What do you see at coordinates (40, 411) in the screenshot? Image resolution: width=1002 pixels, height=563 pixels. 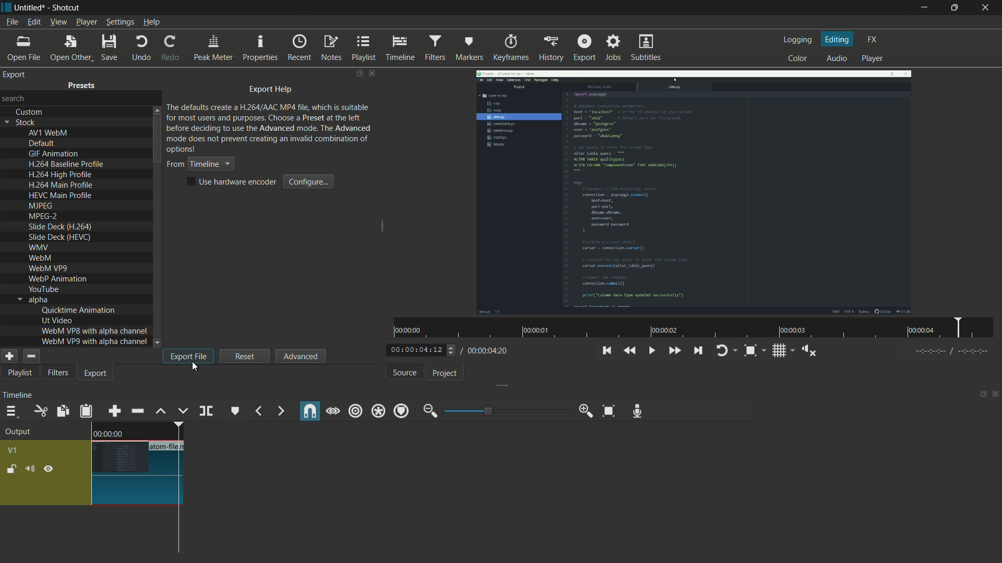 I see `cut` at bounding box center [40, 411].